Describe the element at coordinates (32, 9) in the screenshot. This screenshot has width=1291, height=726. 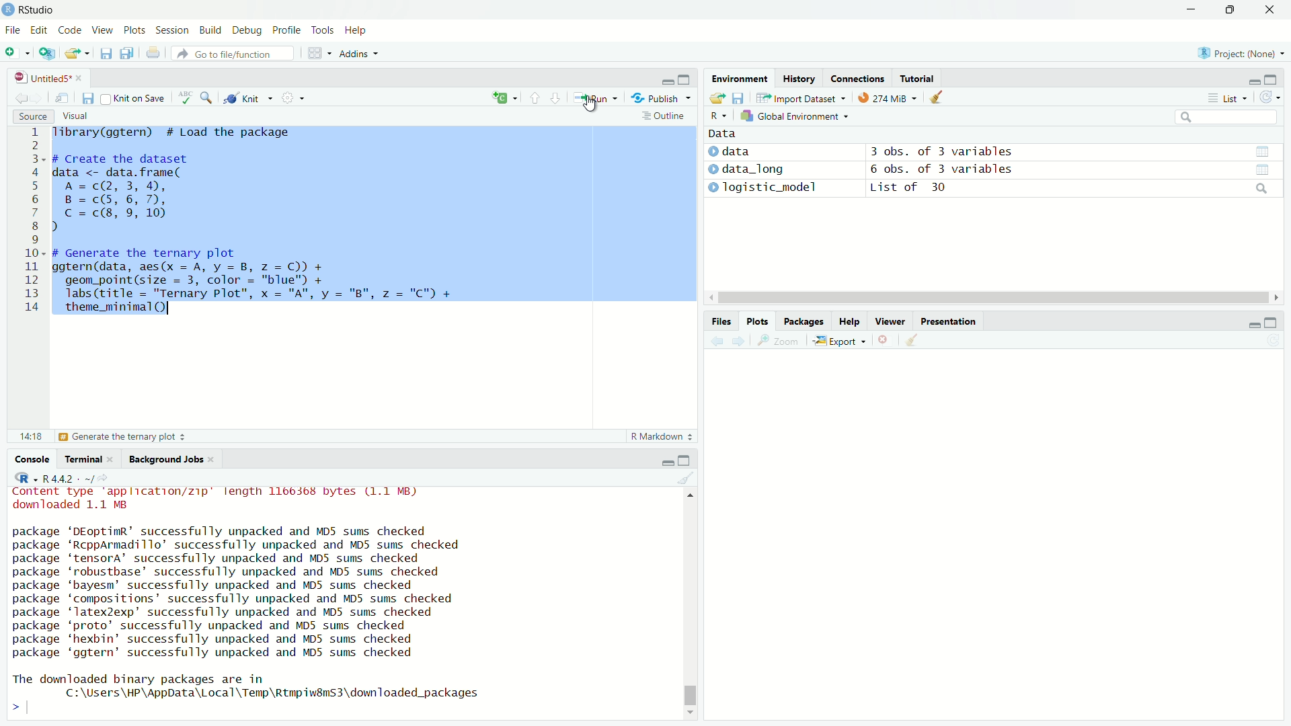
I see `RStudio` at that location.